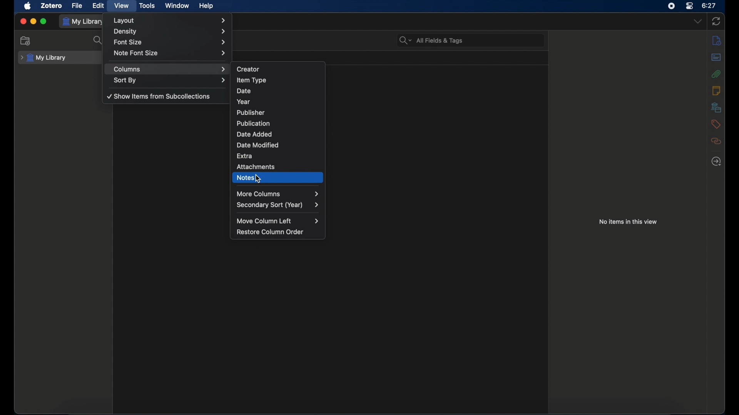 The height and width of the screenshot is (415, 739). What do you see at coordinates (177, 6) in the screenshot?
I see `window` at bounding box center [177, 6].